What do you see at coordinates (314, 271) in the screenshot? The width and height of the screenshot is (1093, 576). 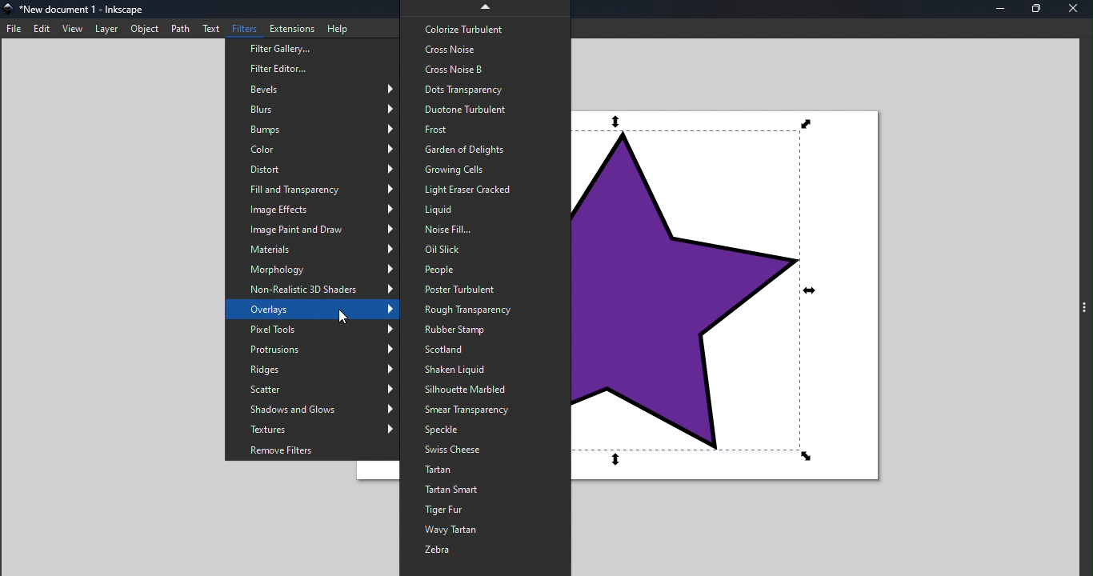 I see `Morphology` at bounding box center [314, 271].